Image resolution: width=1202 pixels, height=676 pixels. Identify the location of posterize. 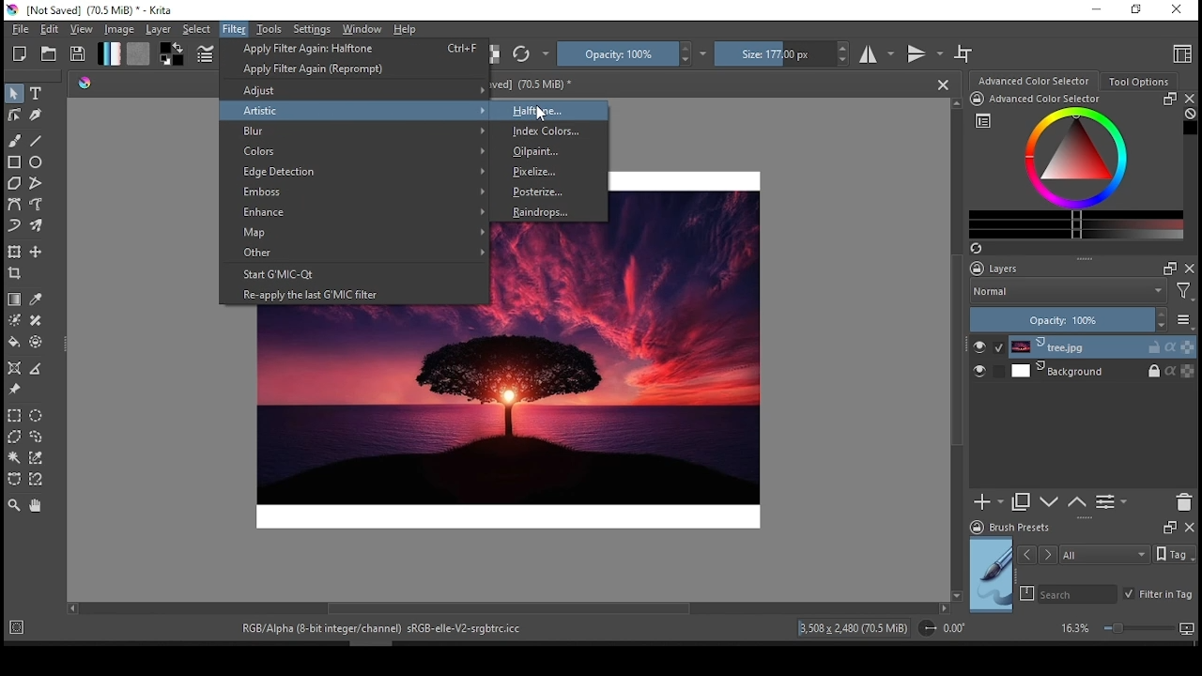
(548, 191).